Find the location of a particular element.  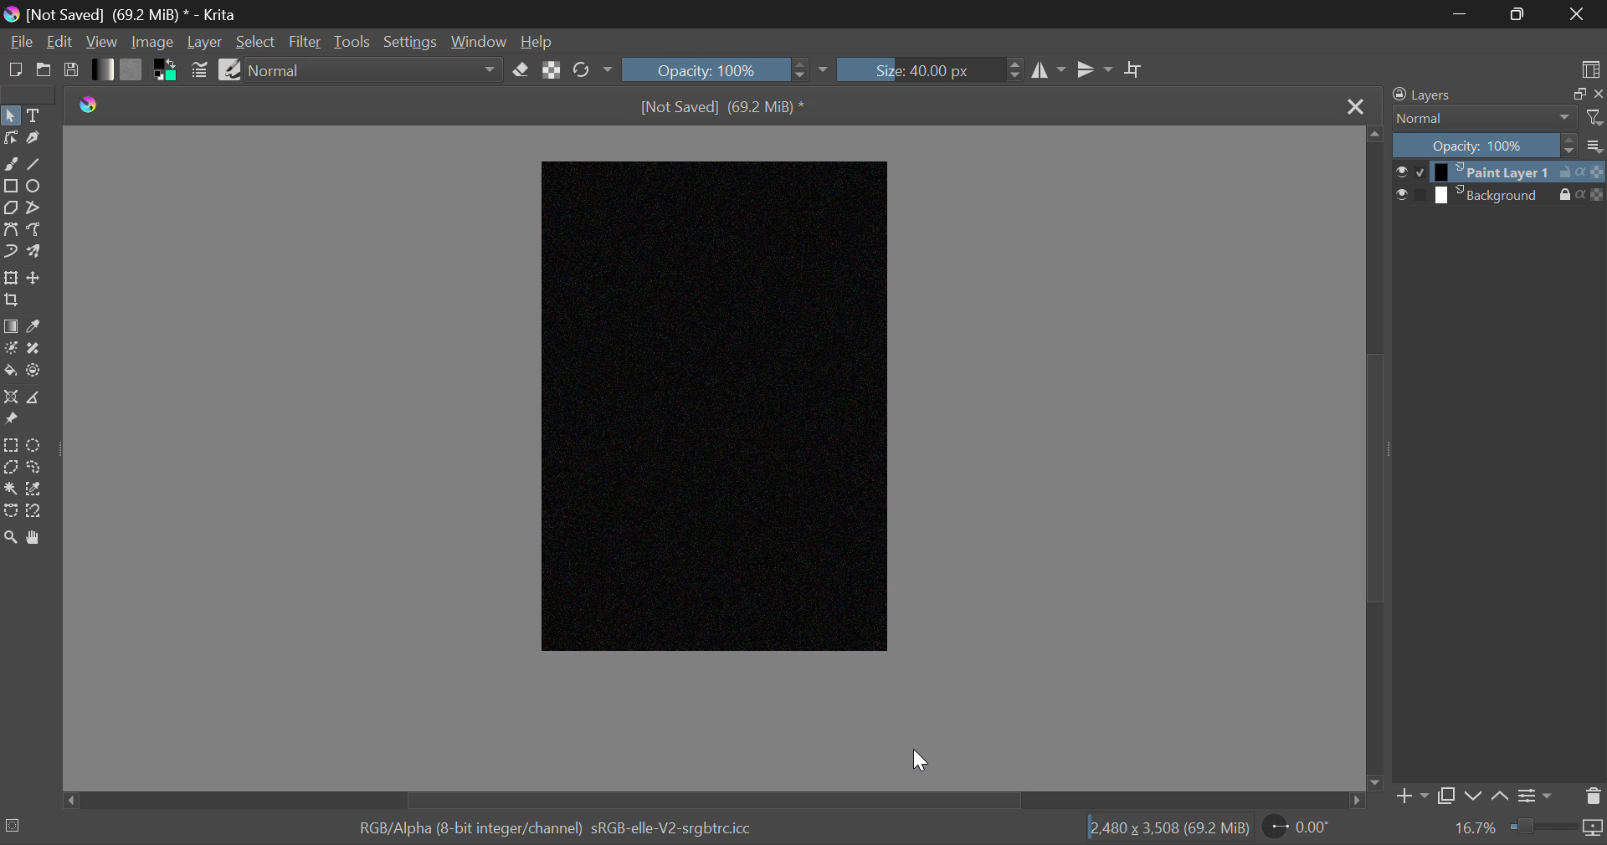

2,480x3508 (69.2) mib is located at coordinates (1163, 831).